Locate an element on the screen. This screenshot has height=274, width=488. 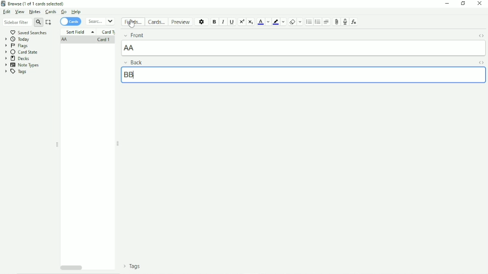
cursor is located at coordinates (132, 24).